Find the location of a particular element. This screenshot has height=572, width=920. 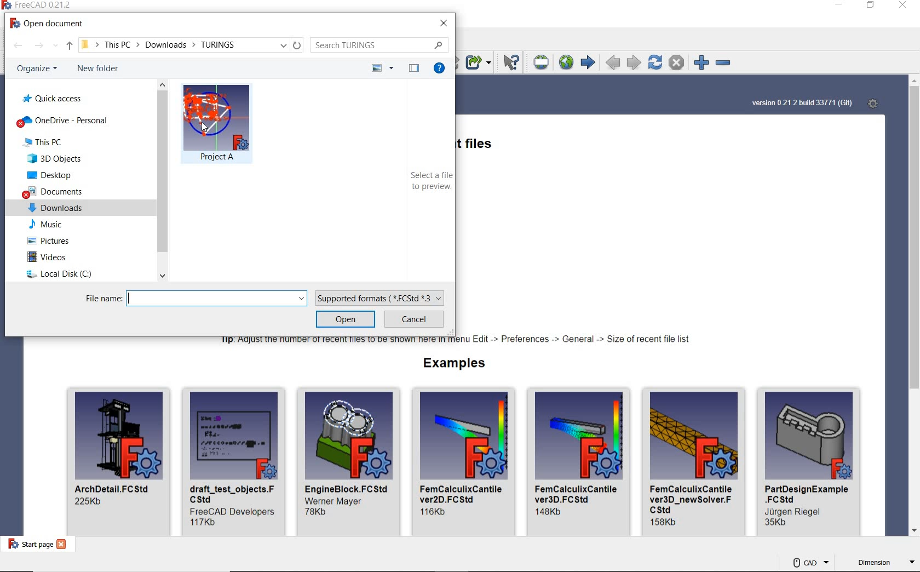

quick access is located at coordinates (53, 99).